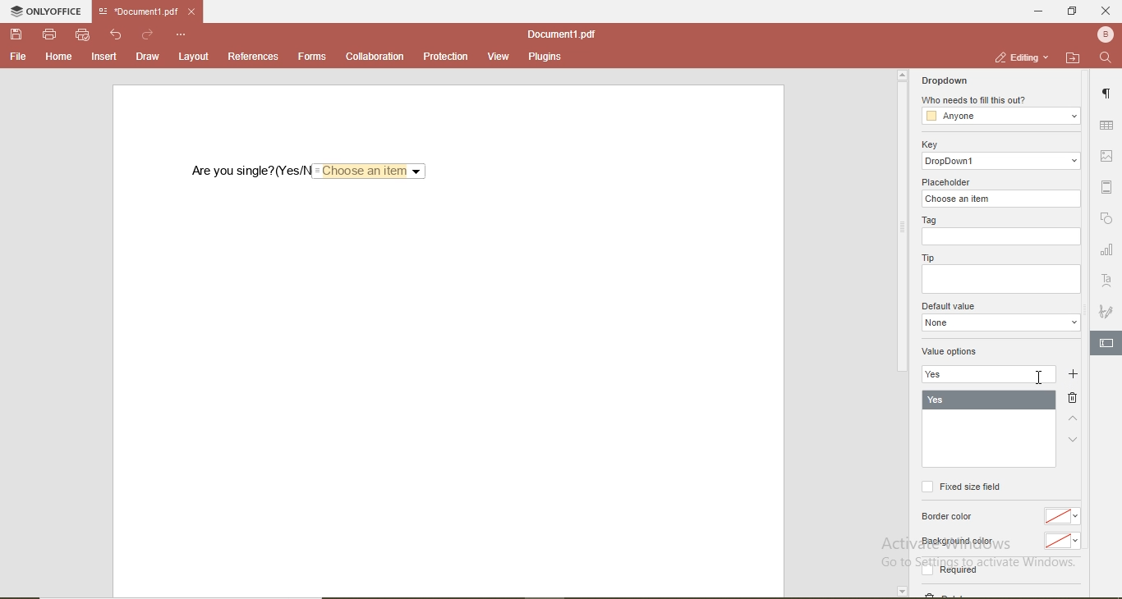  Describe the element at coordinates (948, 519) in the screenshot. I see `border color` at that location.